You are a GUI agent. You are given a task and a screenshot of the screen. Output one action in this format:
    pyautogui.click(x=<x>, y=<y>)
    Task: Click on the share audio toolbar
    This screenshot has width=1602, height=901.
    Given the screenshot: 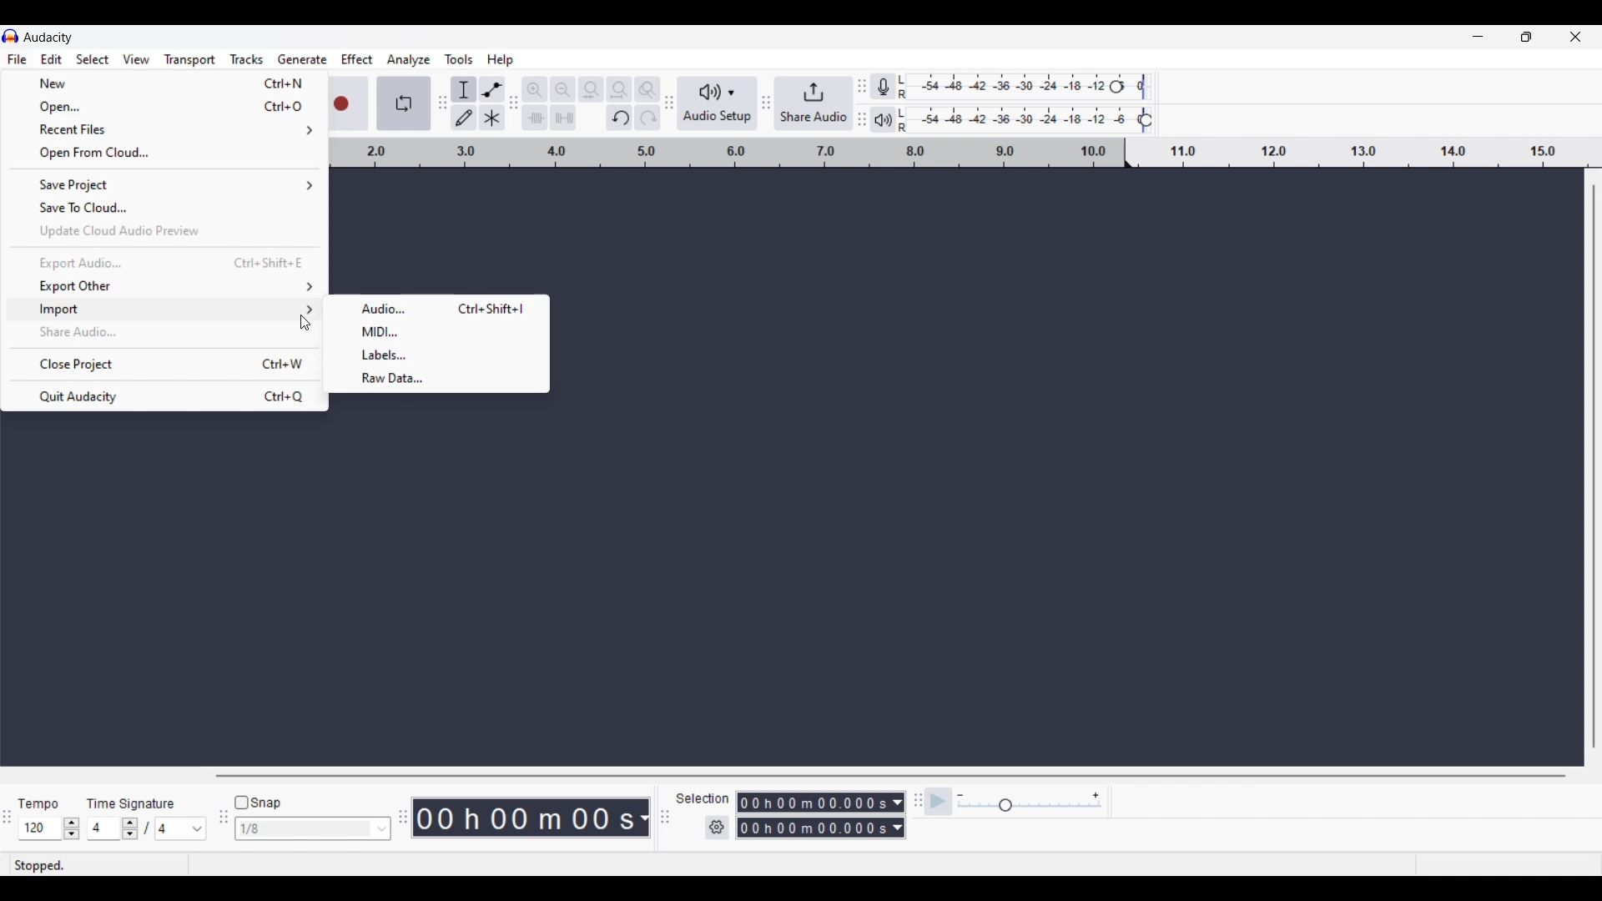 What is the action you would take?
    pyautogui.click(x=763, y=104)
    